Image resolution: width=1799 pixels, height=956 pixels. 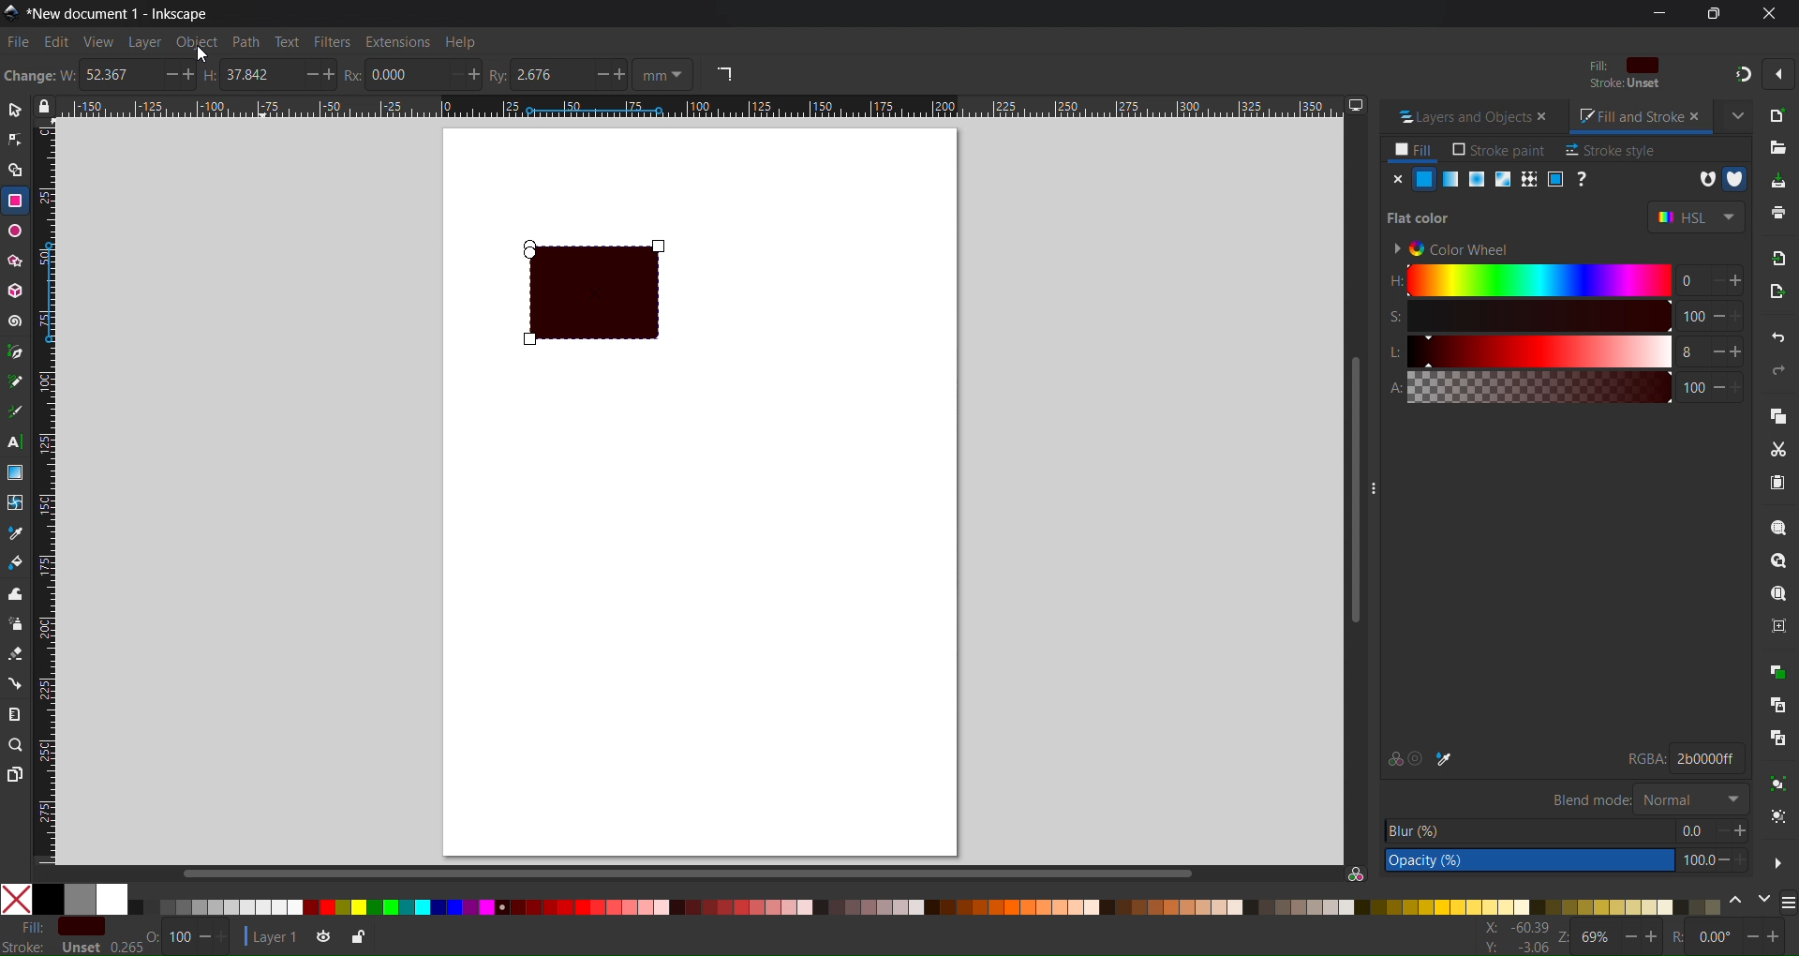 What do you see at coordinates (1780, 291) in the screenshot?
I see `Open Export` at bounding box center [1780, 291].